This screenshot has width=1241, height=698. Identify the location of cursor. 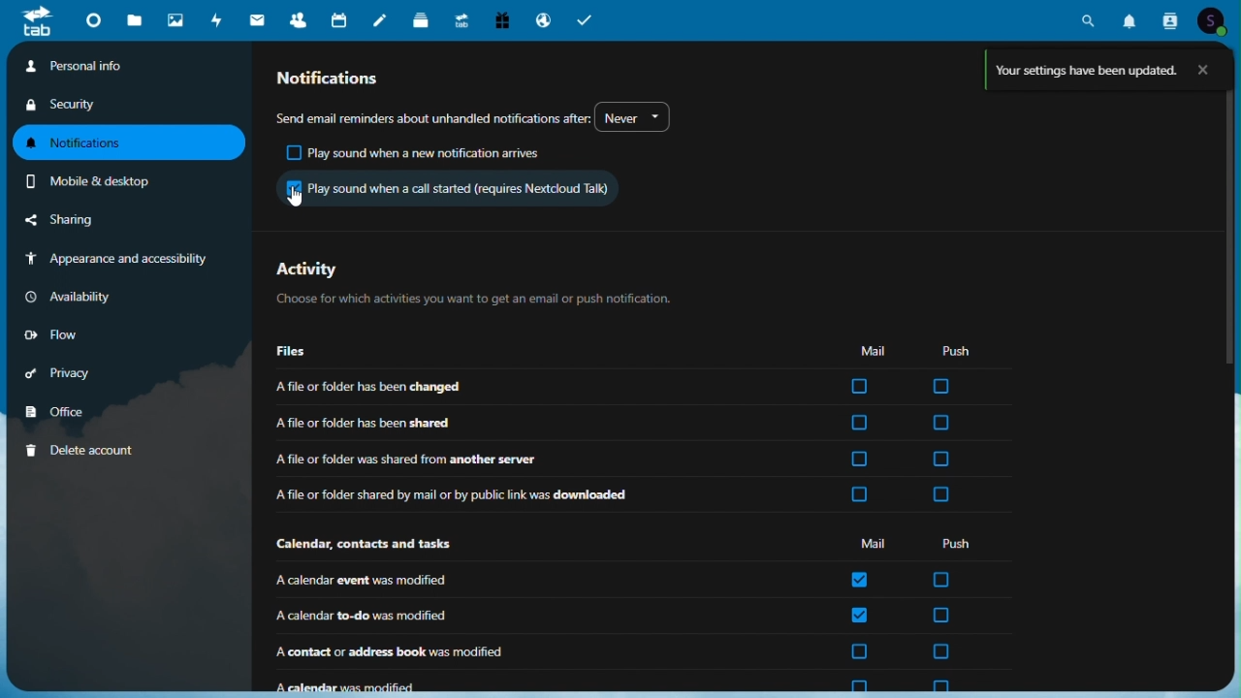
(297, 196).